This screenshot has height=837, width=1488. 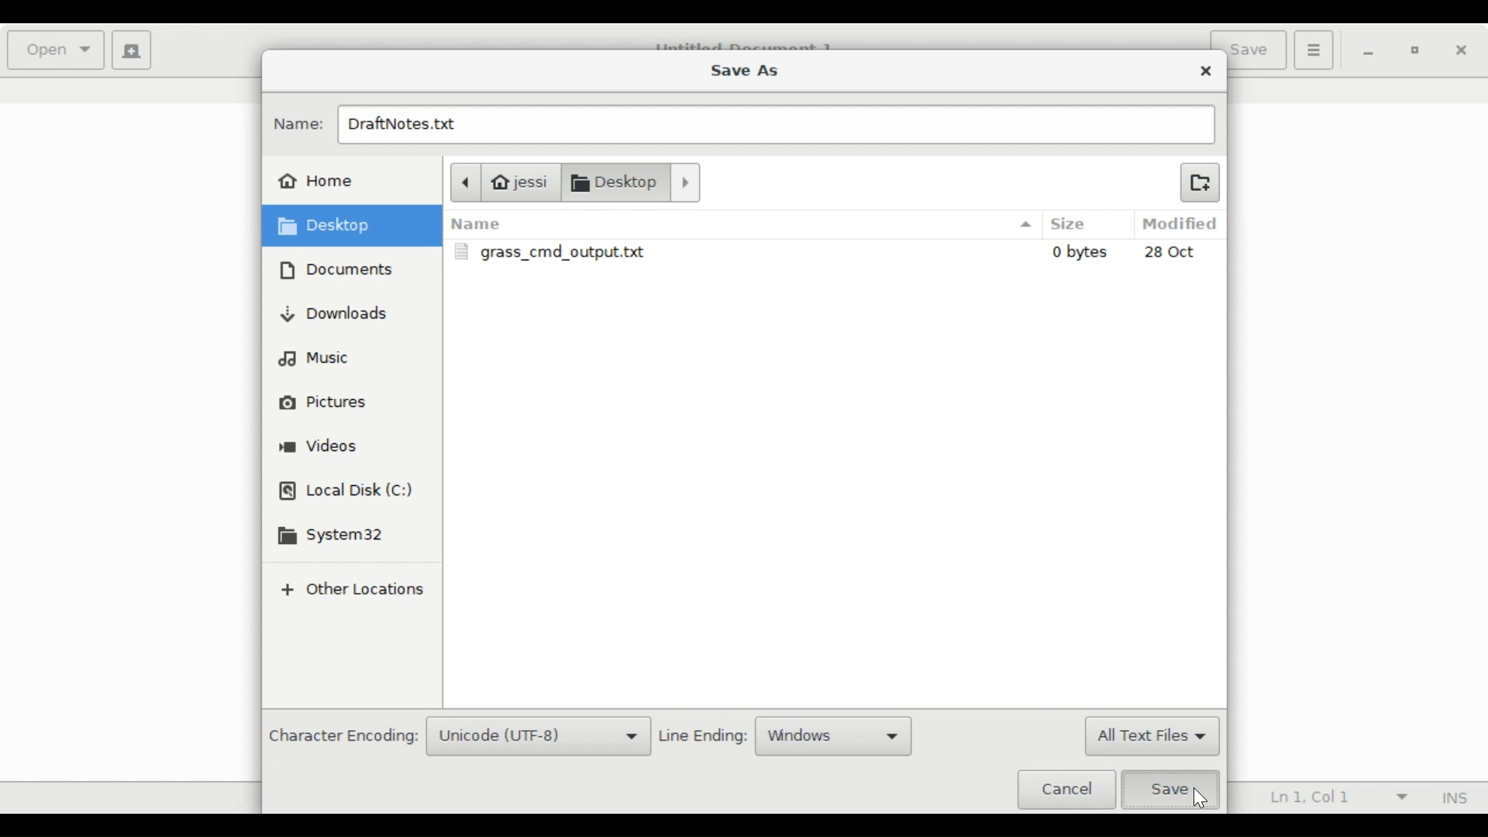 I want to click on Cursor, so click(x=1196, y=797).